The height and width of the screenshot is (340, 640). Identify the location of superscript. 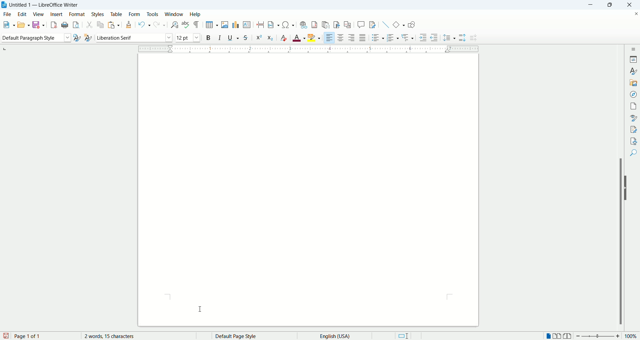
(258, 37).